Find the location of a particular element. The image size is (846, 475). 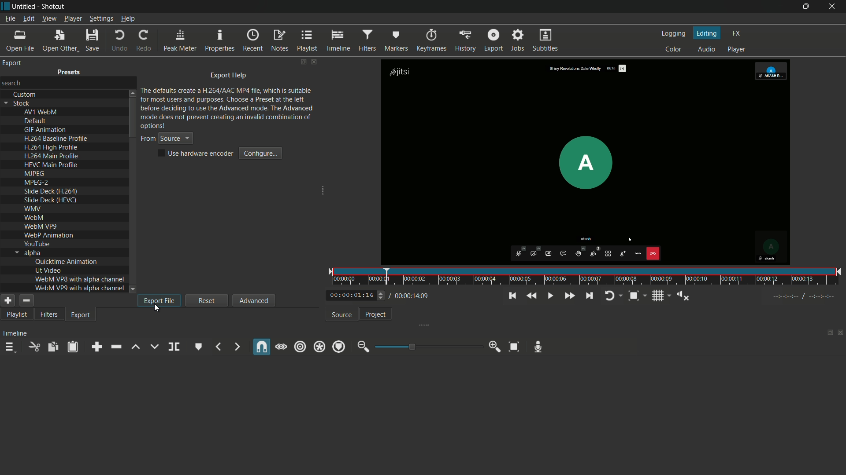

playlist is located at coordinates (18, 314).